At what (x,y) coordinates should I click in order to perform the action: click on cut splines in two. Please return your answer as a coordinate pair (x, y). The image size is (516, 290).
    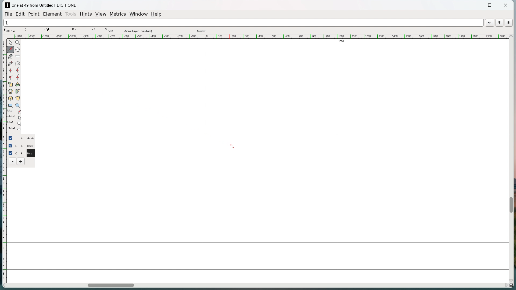
    Looking at the image, I should click on (11, 56).